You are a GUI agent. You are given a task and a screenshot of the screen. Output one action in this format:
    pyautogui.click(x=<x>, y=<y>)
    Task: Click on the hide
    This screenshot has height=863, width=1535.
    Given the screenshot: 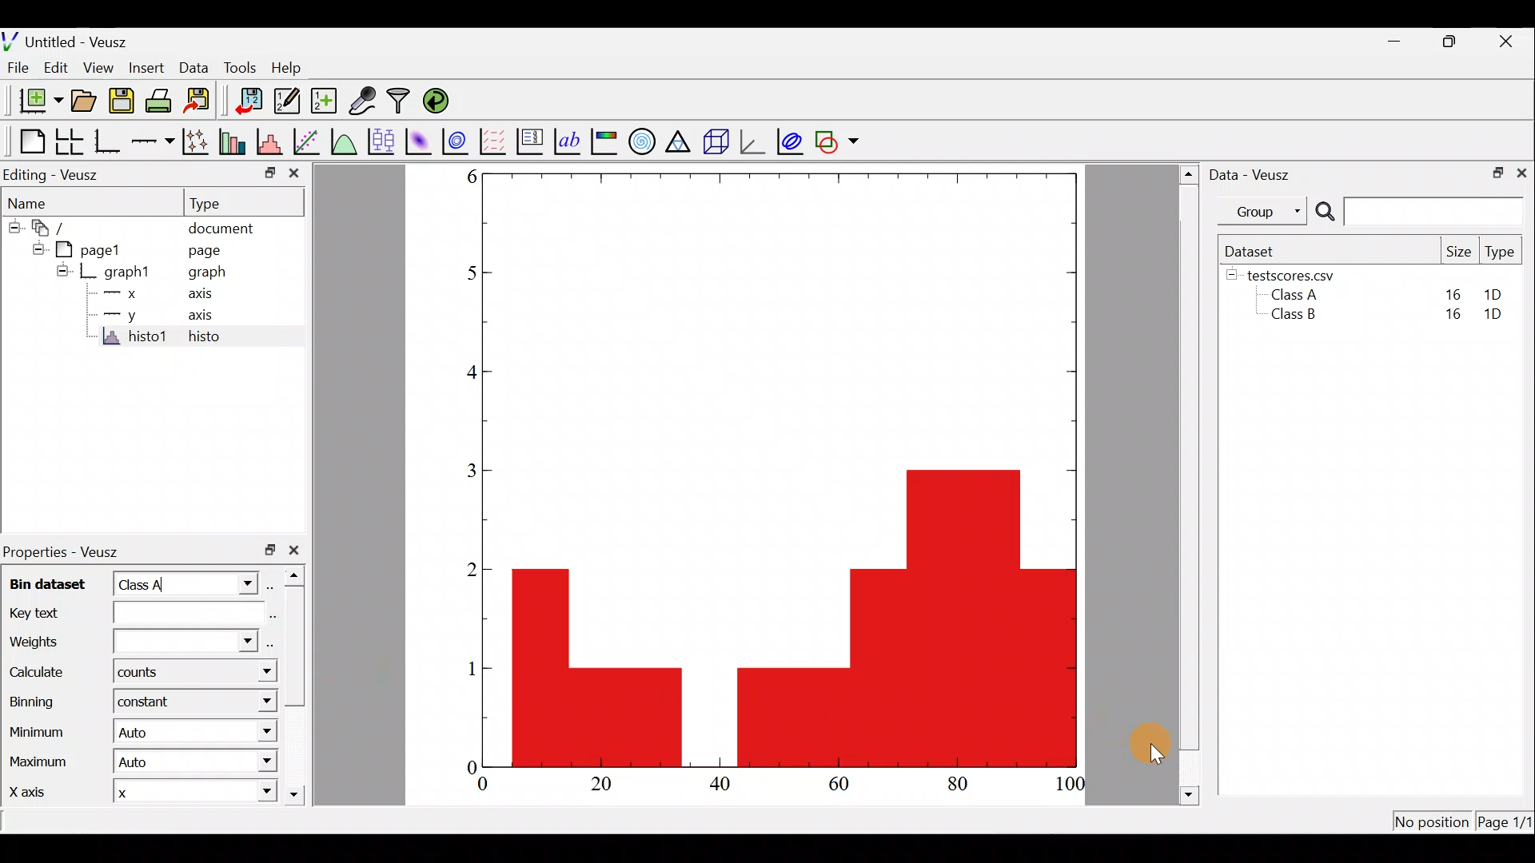 What is the action you would take?
    pyautogui.click(x=62, y=271)
    